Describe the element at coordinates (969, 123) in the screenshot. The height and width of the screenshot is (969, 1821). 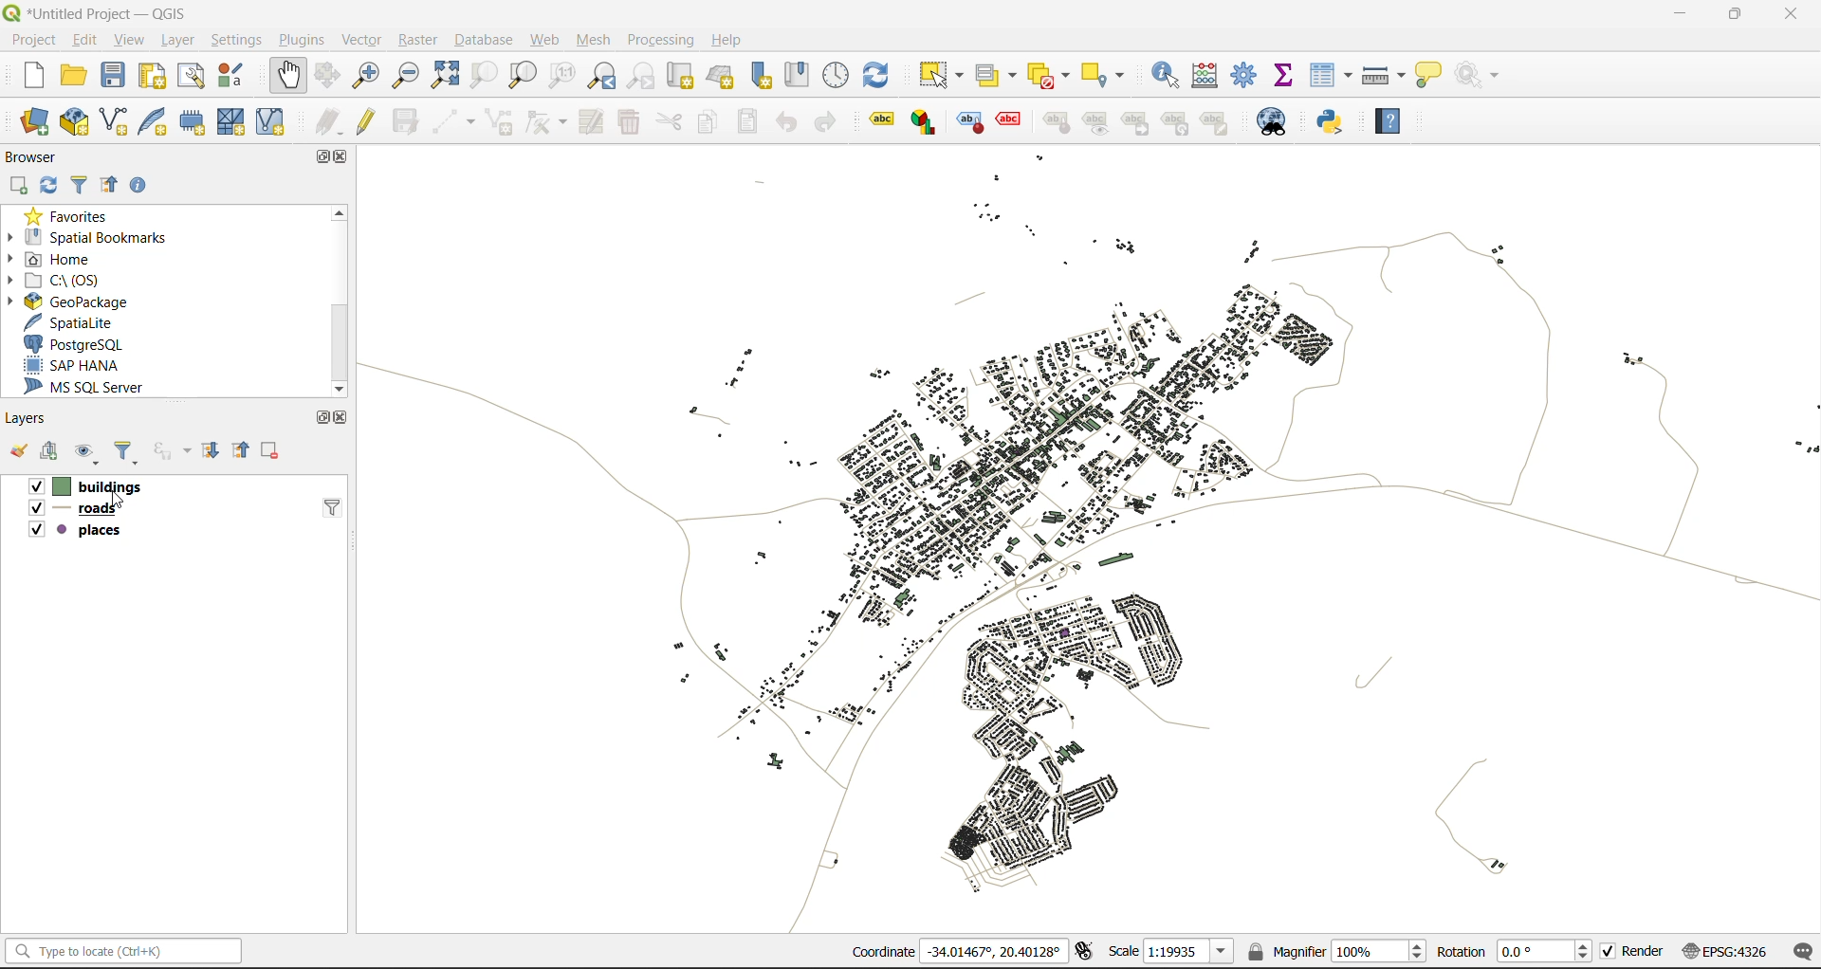
I see `highlight pinned labels and diagrams` at that location.